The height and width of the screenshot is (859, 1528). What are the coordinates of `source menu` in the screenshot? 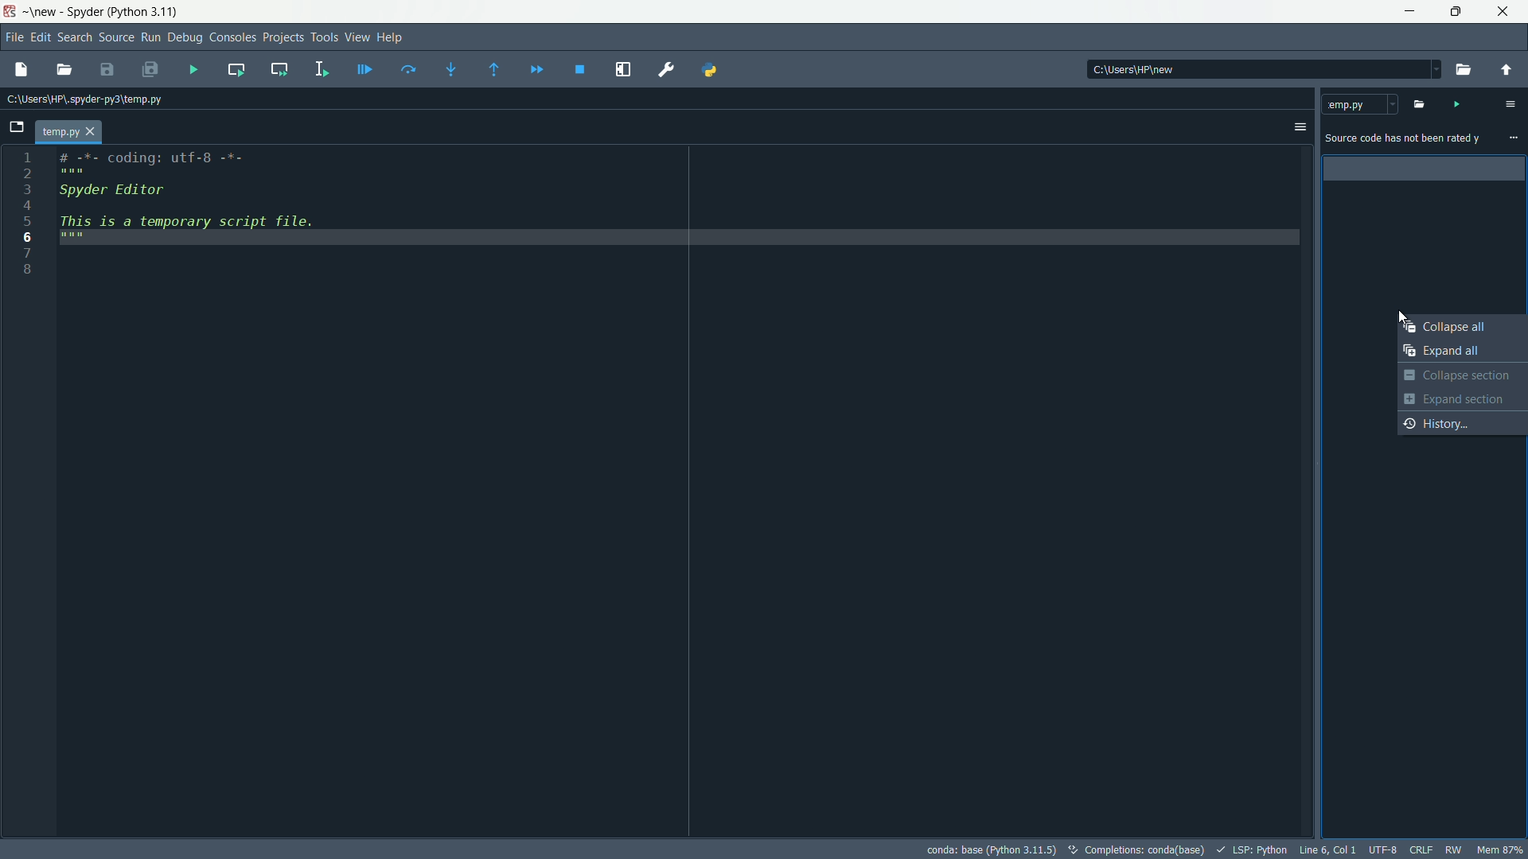 It's located at (115, 39).